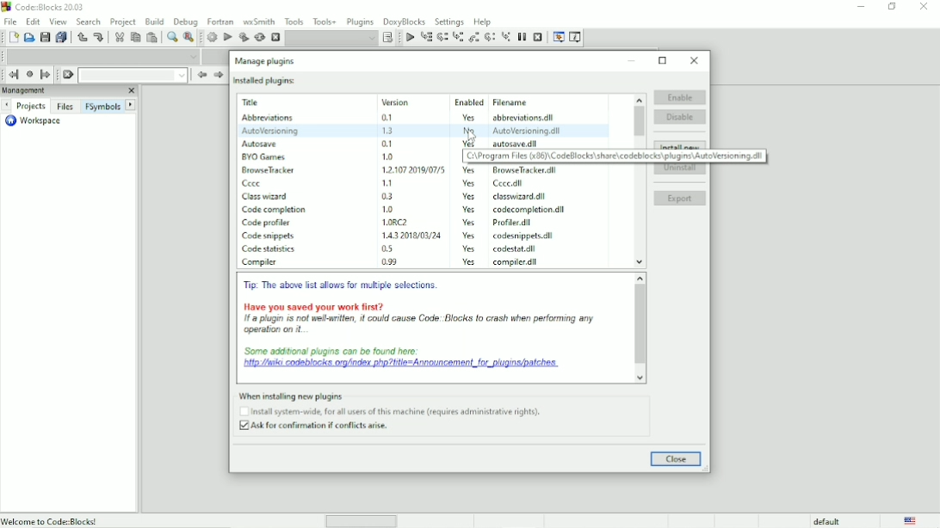  Describe the element at coordinates (405, 359) in the screenshot. I see `Link for additional plugins` at that location.